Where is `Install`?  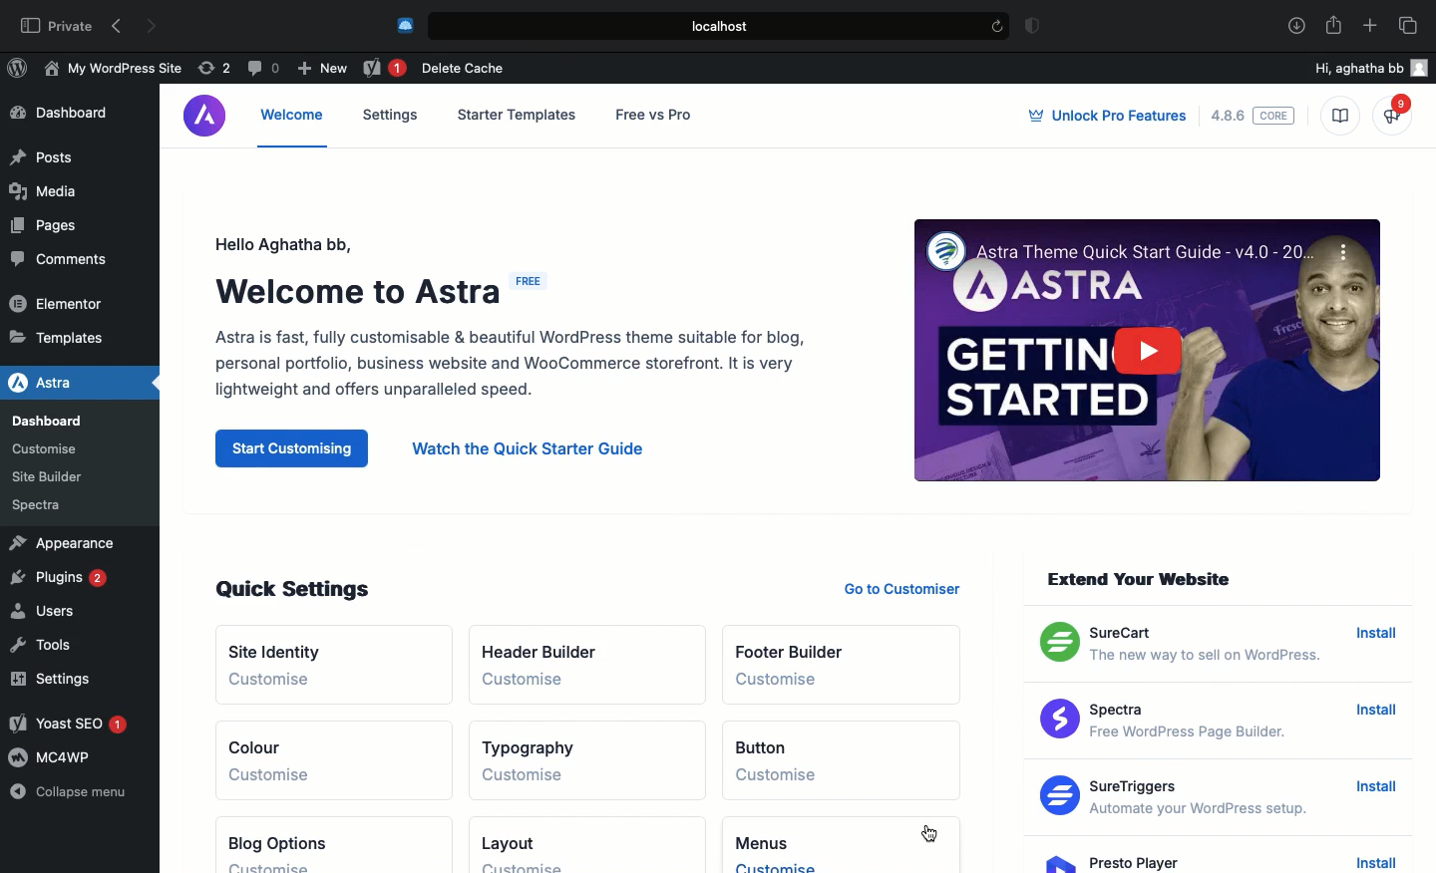 Install is located at coordinates (1383, 852).